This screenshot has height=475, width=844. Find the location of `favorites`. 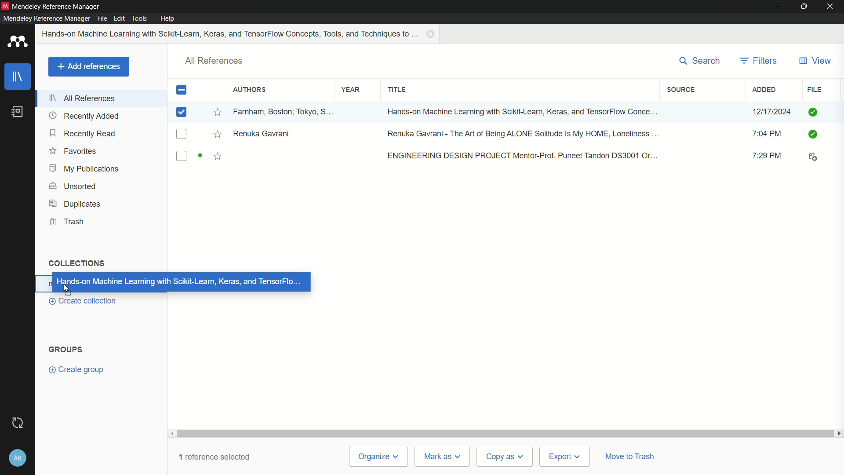

favorites is located at coordinates (73, 151).